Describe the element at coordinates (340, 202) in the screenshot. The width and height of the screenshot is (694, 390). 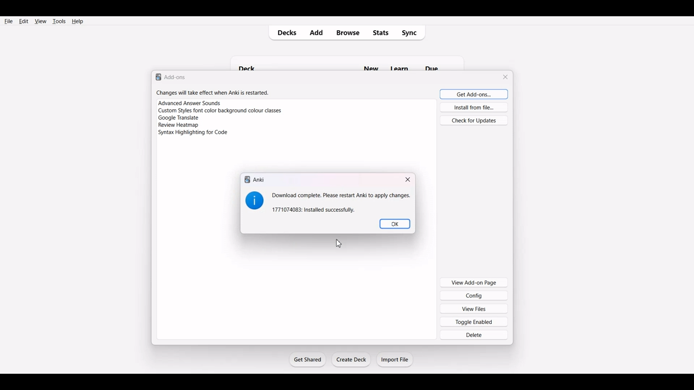
I see `Text 2` at that location.